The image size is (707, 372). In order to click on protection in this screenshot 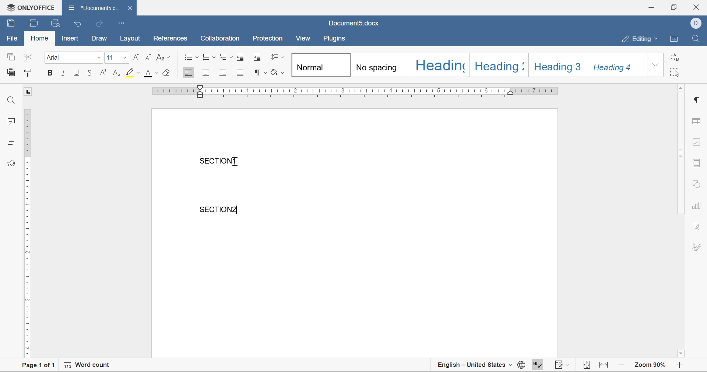, I will do `click(268, 38)`.